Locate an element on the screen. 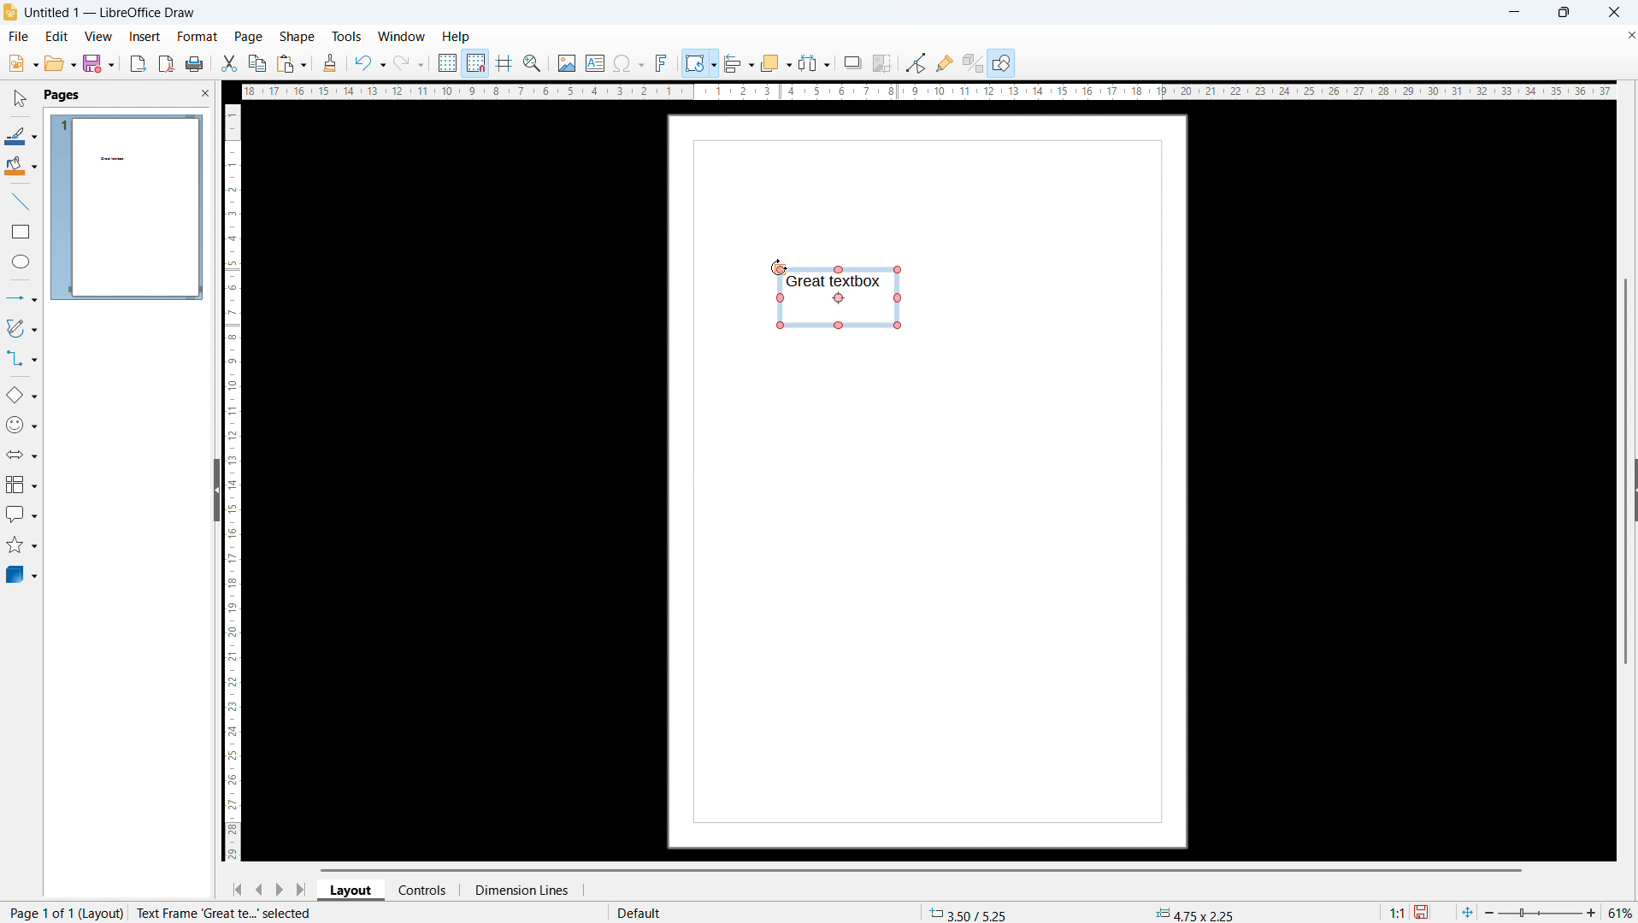 The height and width of the screenshot is (923, 1638). select is located at coordinates (21, 99).